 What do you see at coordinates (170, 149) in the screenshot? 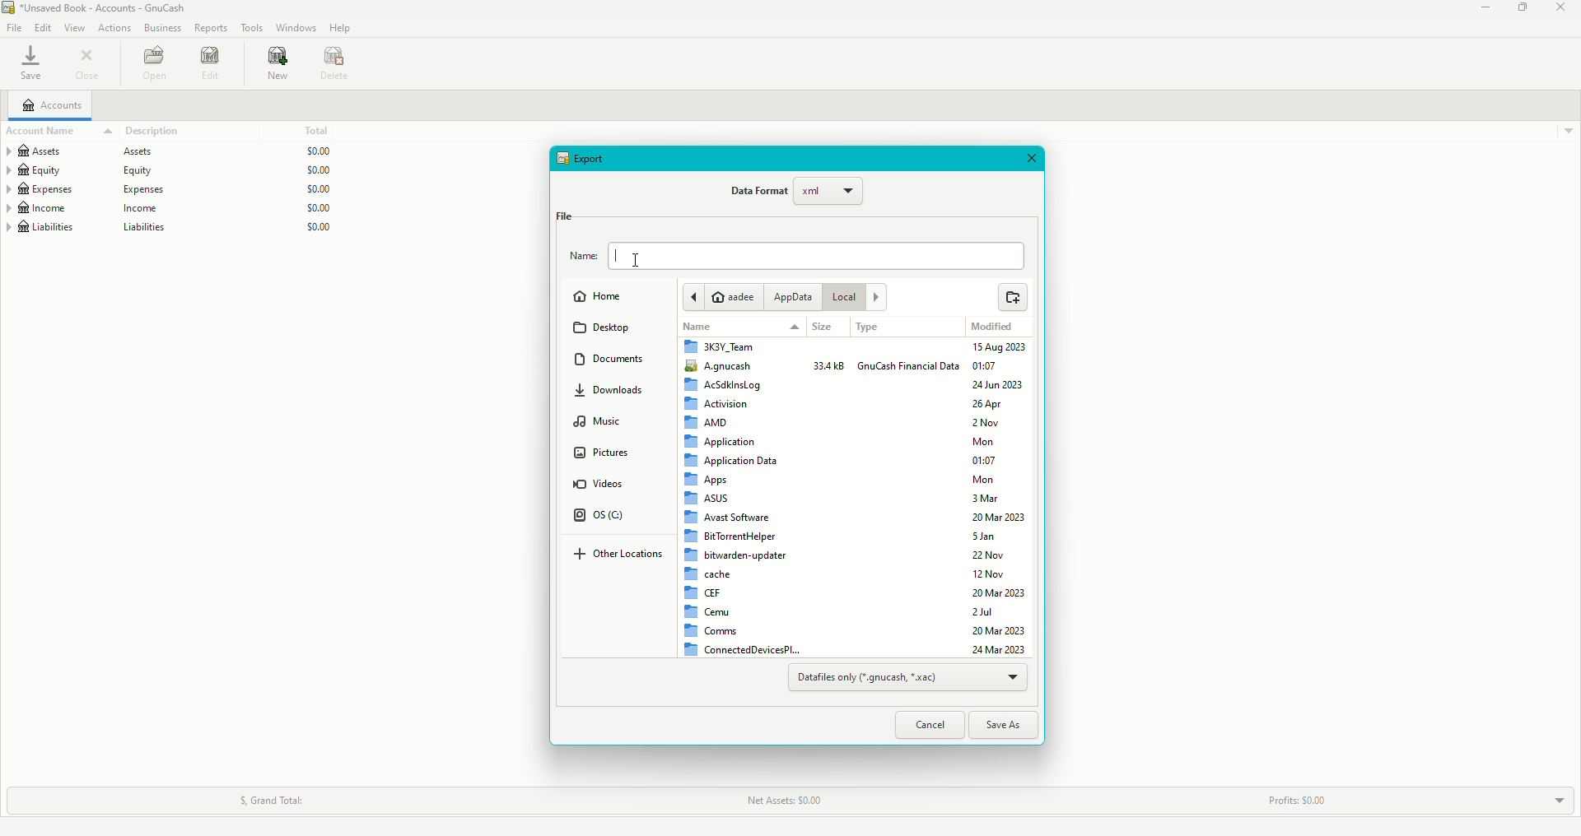
I see `Assets` at bounding box center [170, 149].